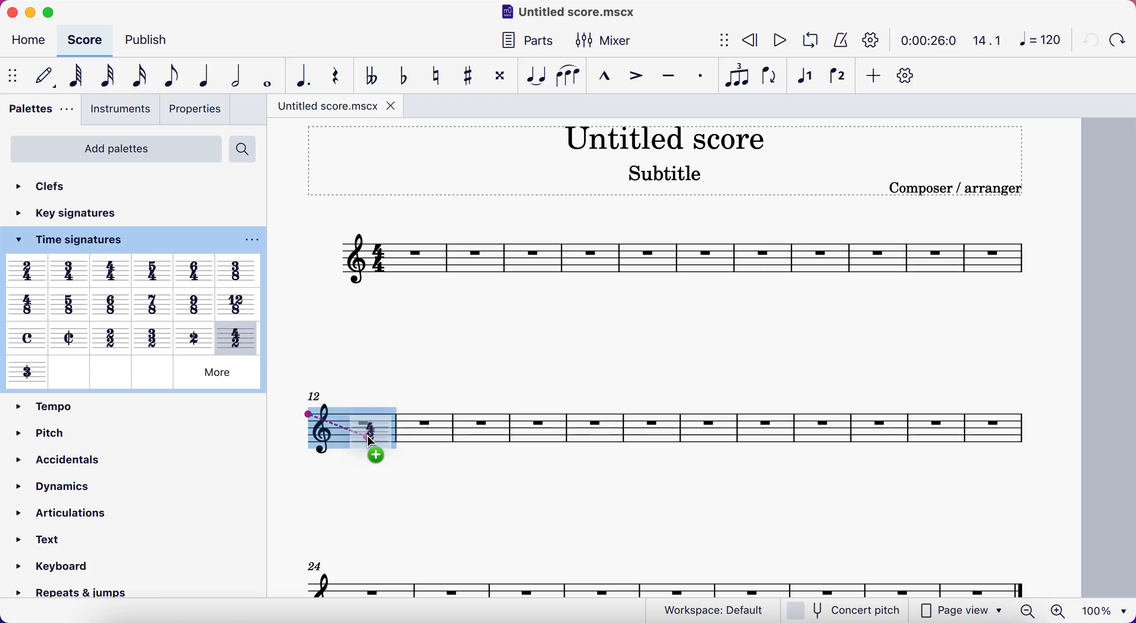 The height and width of the screenshot is (623, 1136). Describe the element at coordinates (807, 40) in the screenshot. I see `loop playback` at that location.